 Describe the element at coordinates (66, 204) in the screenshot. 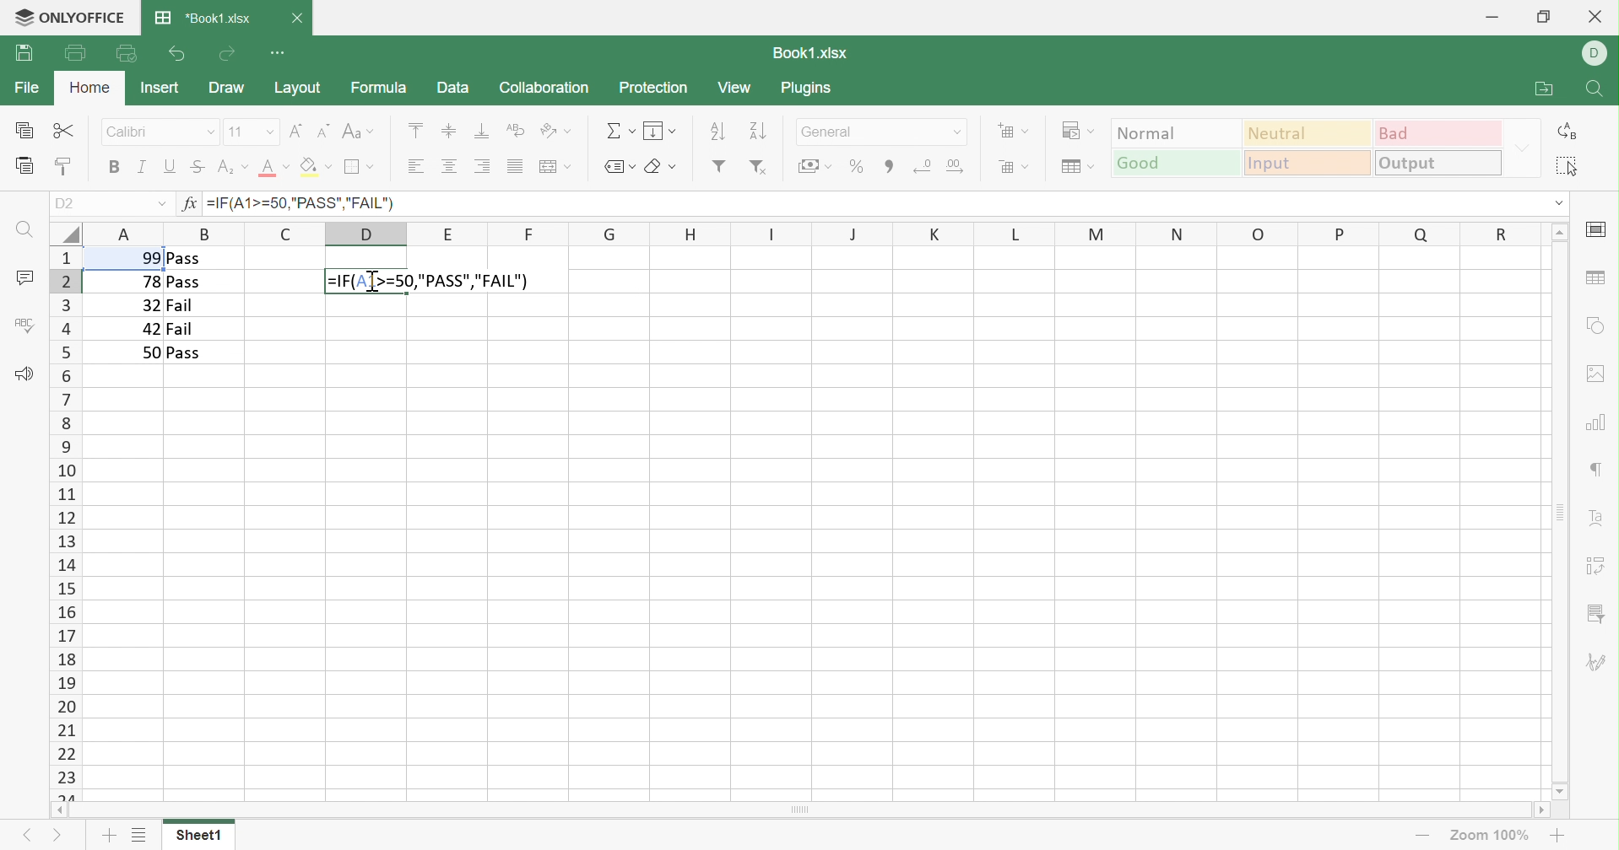

I see `D2` at that location.